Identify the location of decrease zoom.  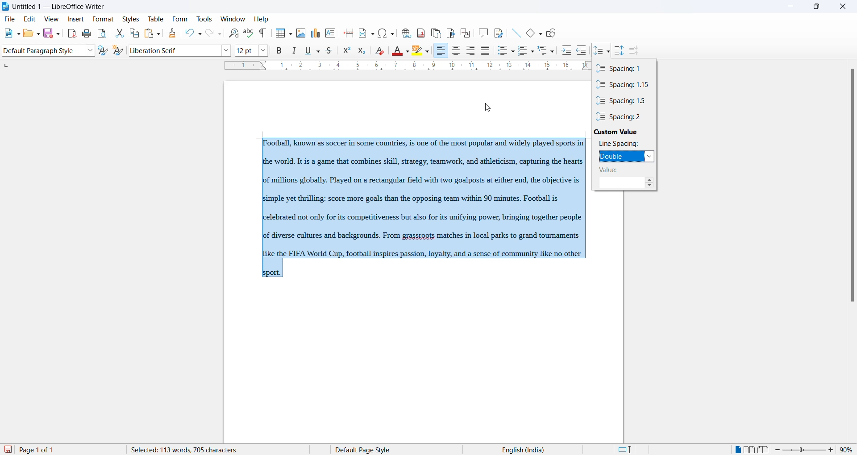
(778, 450).